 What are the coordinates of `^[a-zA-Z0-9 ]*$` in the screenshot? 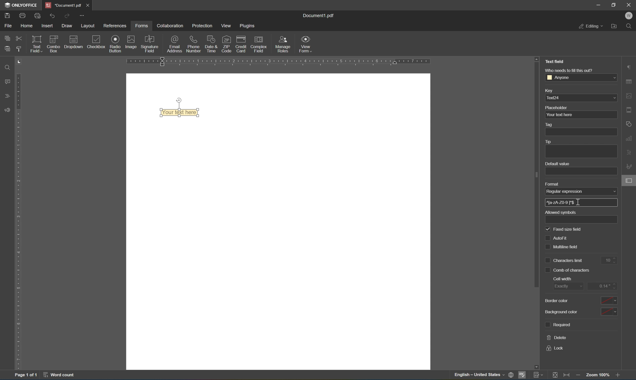 It's located at (562, 202).